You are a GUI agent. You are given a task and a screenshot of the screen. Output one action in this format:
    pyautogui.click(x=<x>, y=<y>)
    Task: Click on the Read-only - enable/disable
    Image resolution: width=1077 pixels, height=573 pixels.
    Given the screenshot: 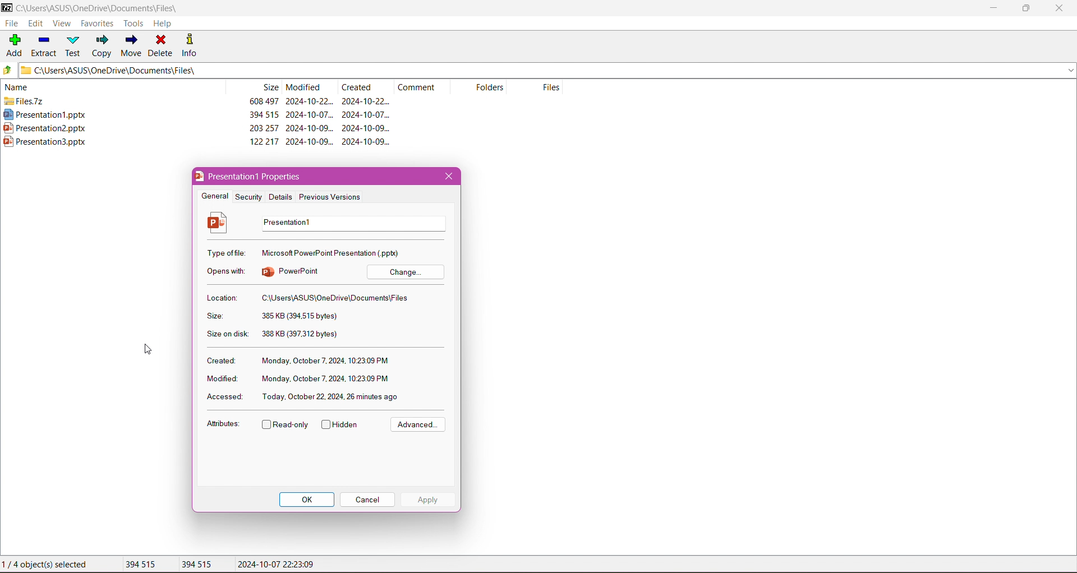 What is the action you would take?
    pyautogui.click(x=282, y=426)
    